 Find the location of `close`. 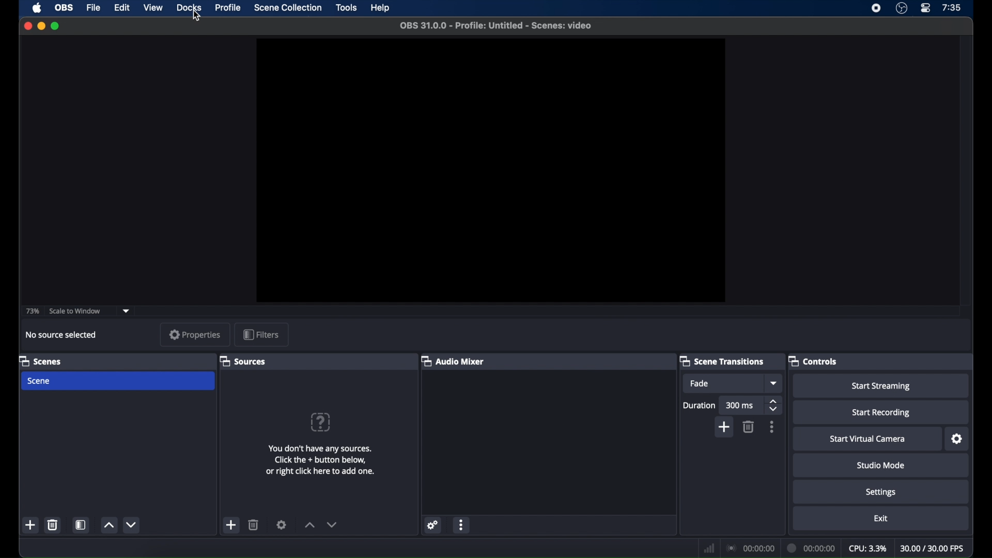

close is located at coordinates (27, 26).